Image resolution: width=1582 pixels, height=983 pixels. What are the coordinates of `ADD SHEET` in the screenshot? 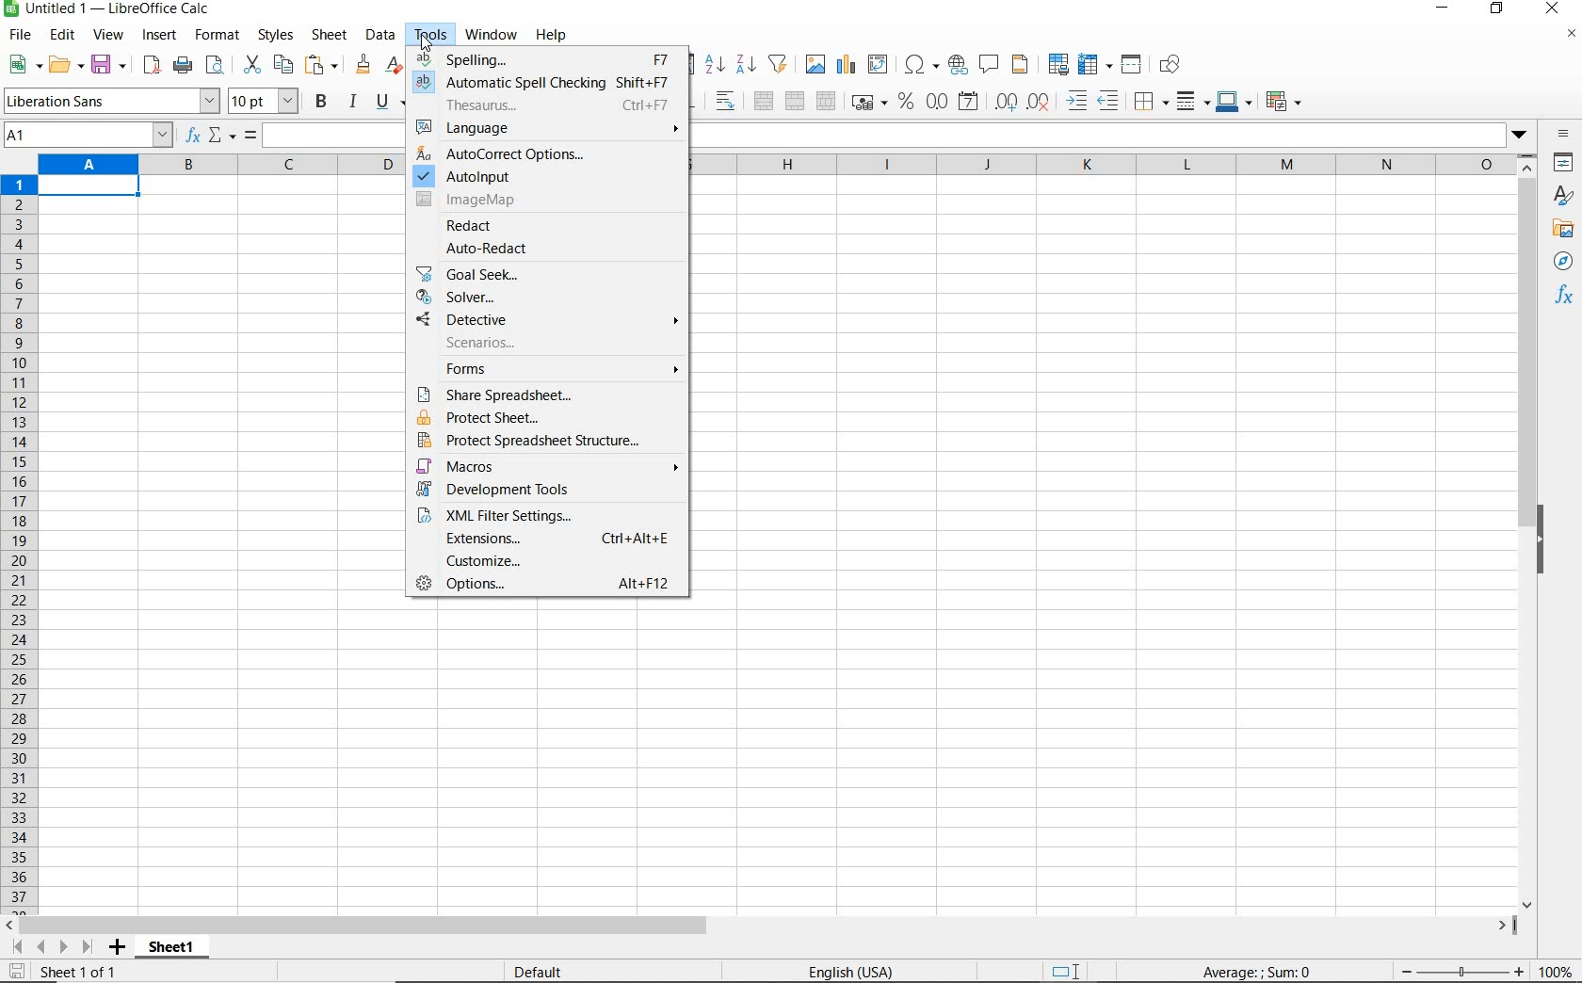 It's located at (117, 947).